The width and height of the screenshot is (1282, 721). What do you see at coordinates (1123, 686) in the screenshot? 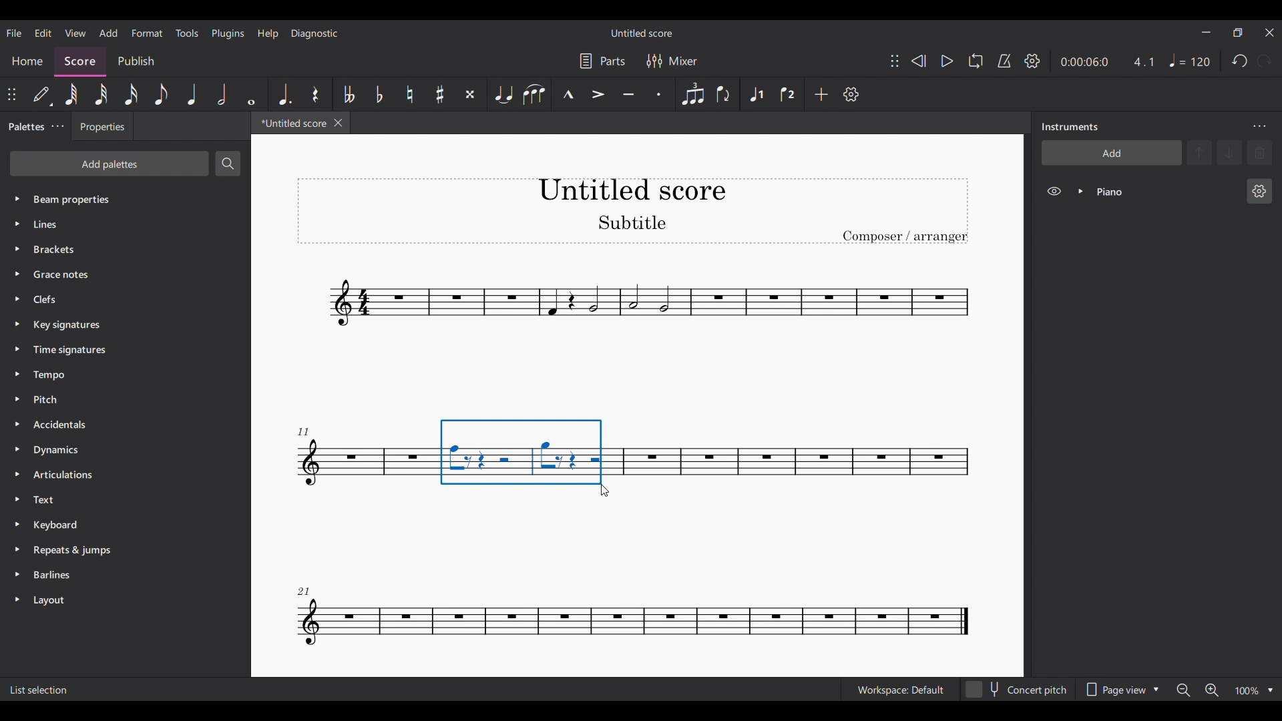
I see `Page view options` at bounding box center [1123, 686].